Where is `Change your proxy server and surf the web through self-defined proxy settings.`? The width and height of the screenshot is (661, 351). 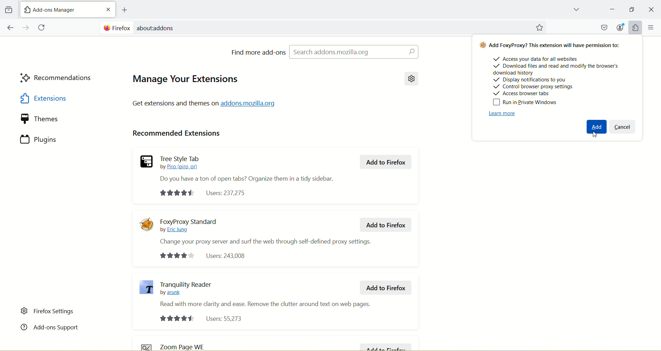
Change your proxy server and surf the web through self-defined proxy settings. is located at coordinates (266, 242).